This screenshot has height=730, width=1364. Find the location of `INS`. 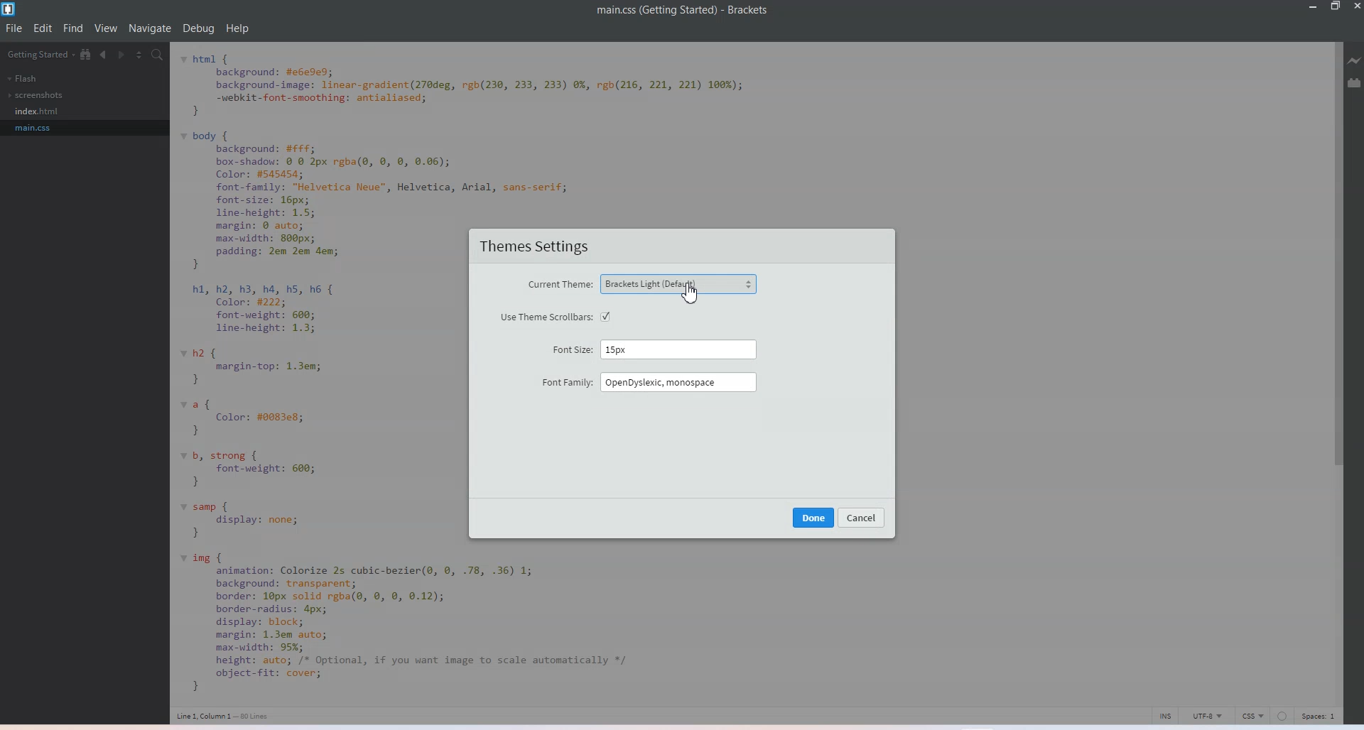

INS is located at coordinates (1166, 715).